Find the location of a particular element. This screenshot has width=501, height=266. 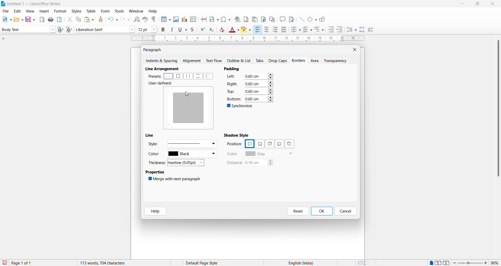

insert comments is located at coordinates (281, 19).